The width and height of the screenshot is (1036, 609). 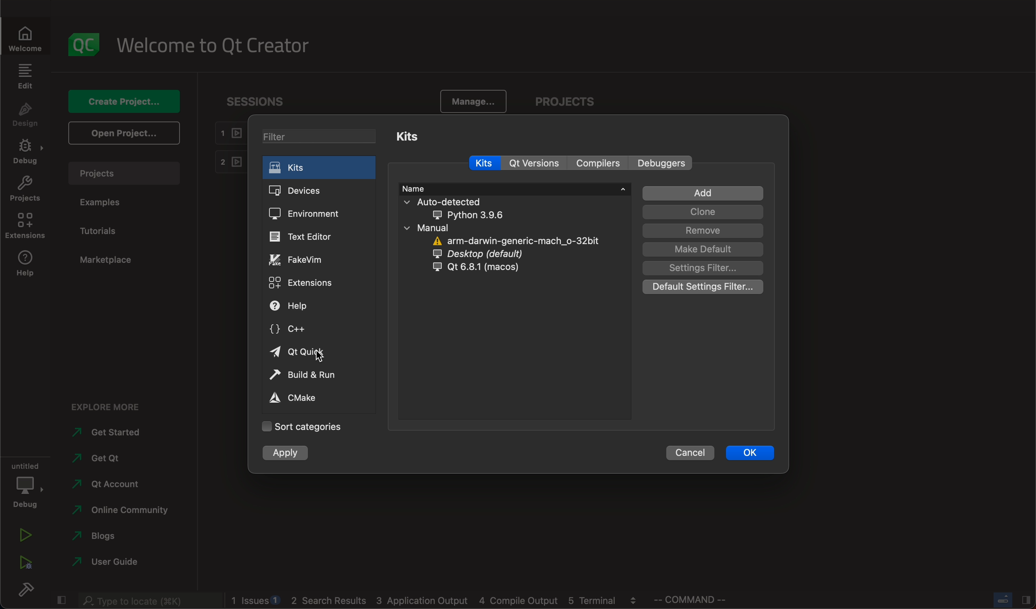 What do you see at coordinates (474, 100) in the screenshot?
I see `manage` at bounding box center [474, 100].